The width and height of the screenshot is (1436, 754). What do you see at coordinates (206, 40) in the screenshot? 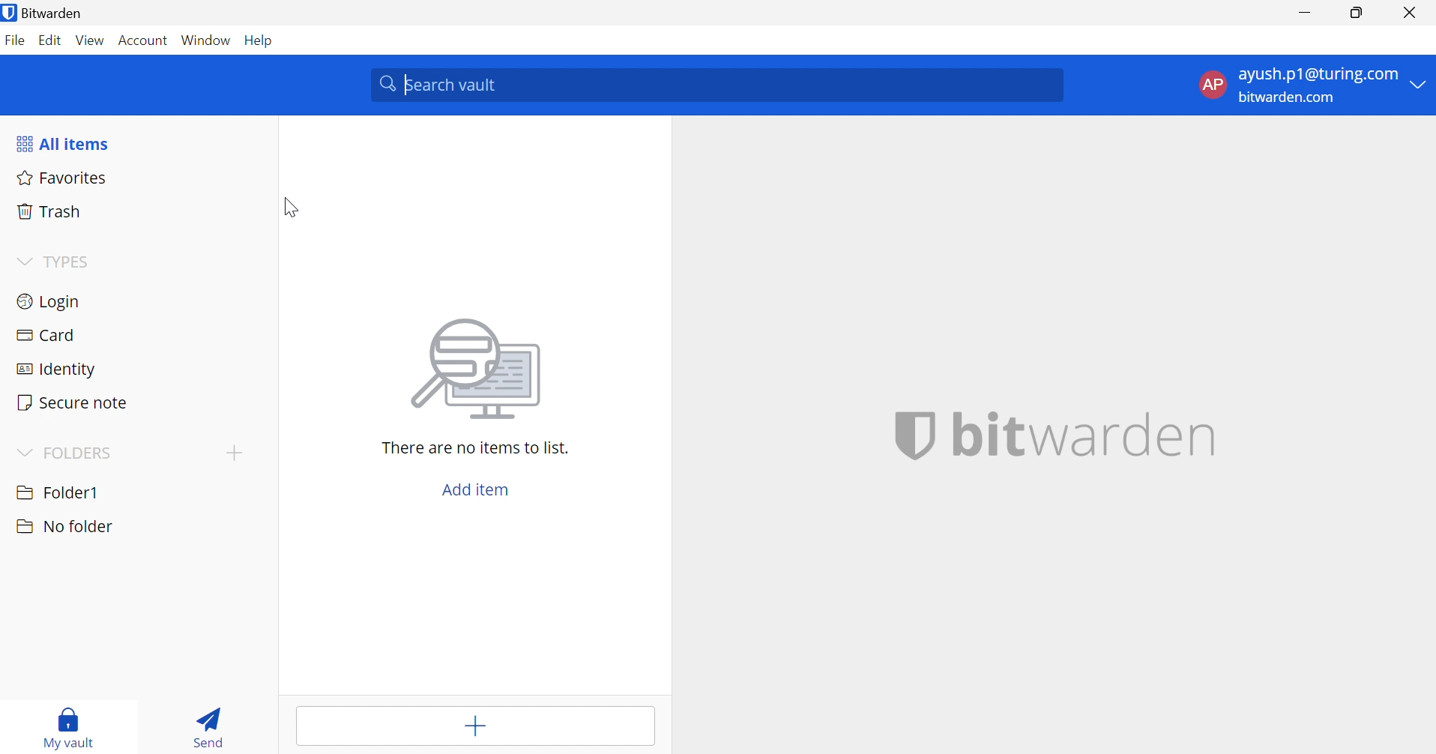
I see `Window` at bounding box center [206, 40].